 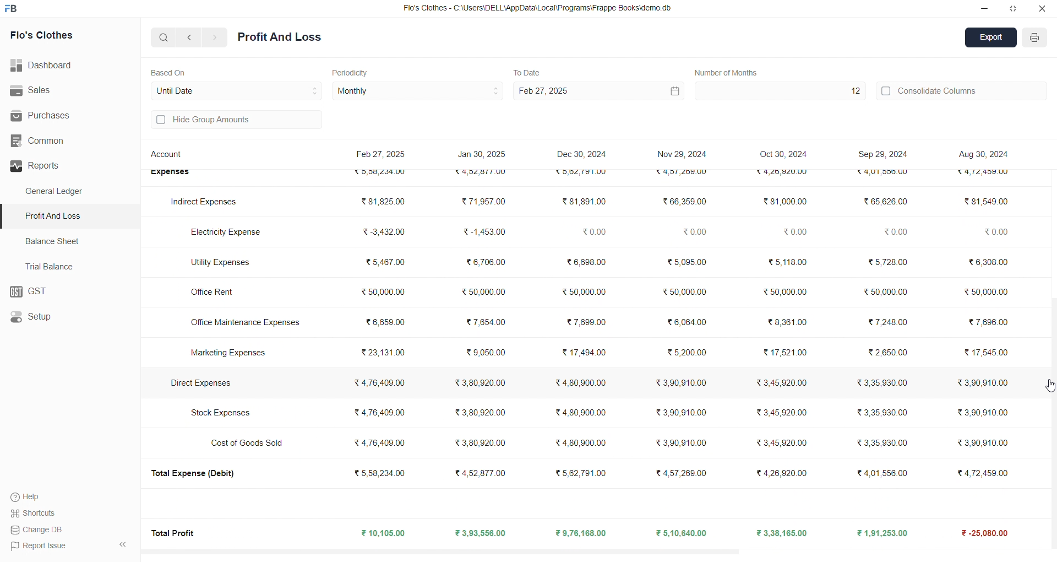 What do you see at coordinates (66, 166) in the screenshot?
I see `Reports` at bounding box center [66, 166].